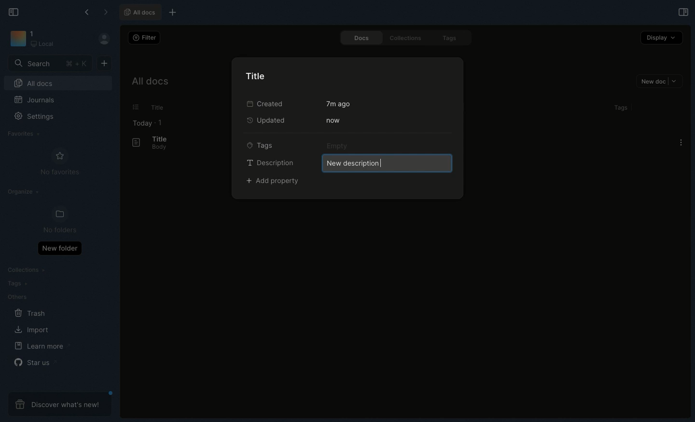 This screenshot has width=695, height=422. Describe the element at coordinates (88, 12) in the screenshot. I see `Back` at that location.